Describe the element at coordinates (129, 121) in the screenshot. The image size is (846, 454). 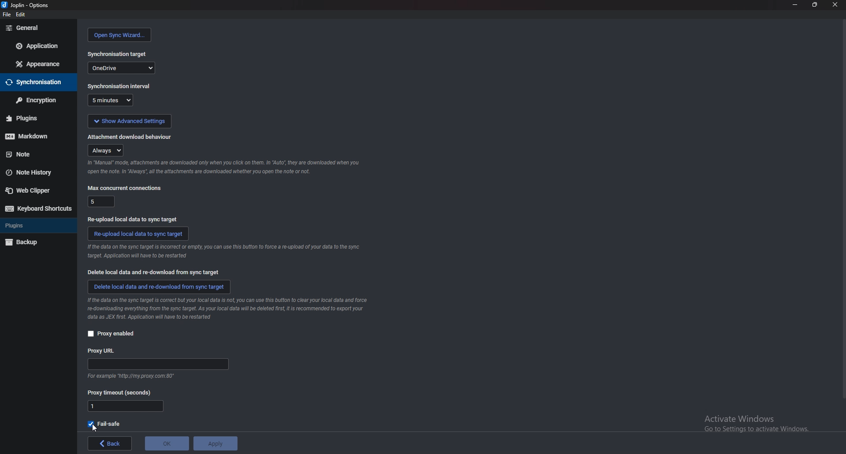
I see `show advanced settings` at that location.